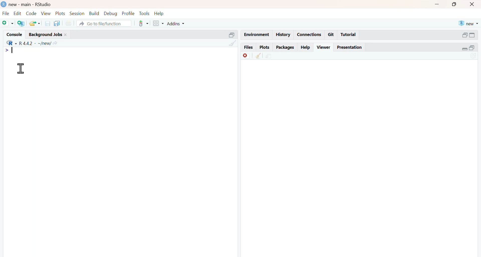 Image resolution: width=481 pixels, height=257 pixels. Describe the element at coordinates (60, 13) in the screenshot. I see `plots` at that location.